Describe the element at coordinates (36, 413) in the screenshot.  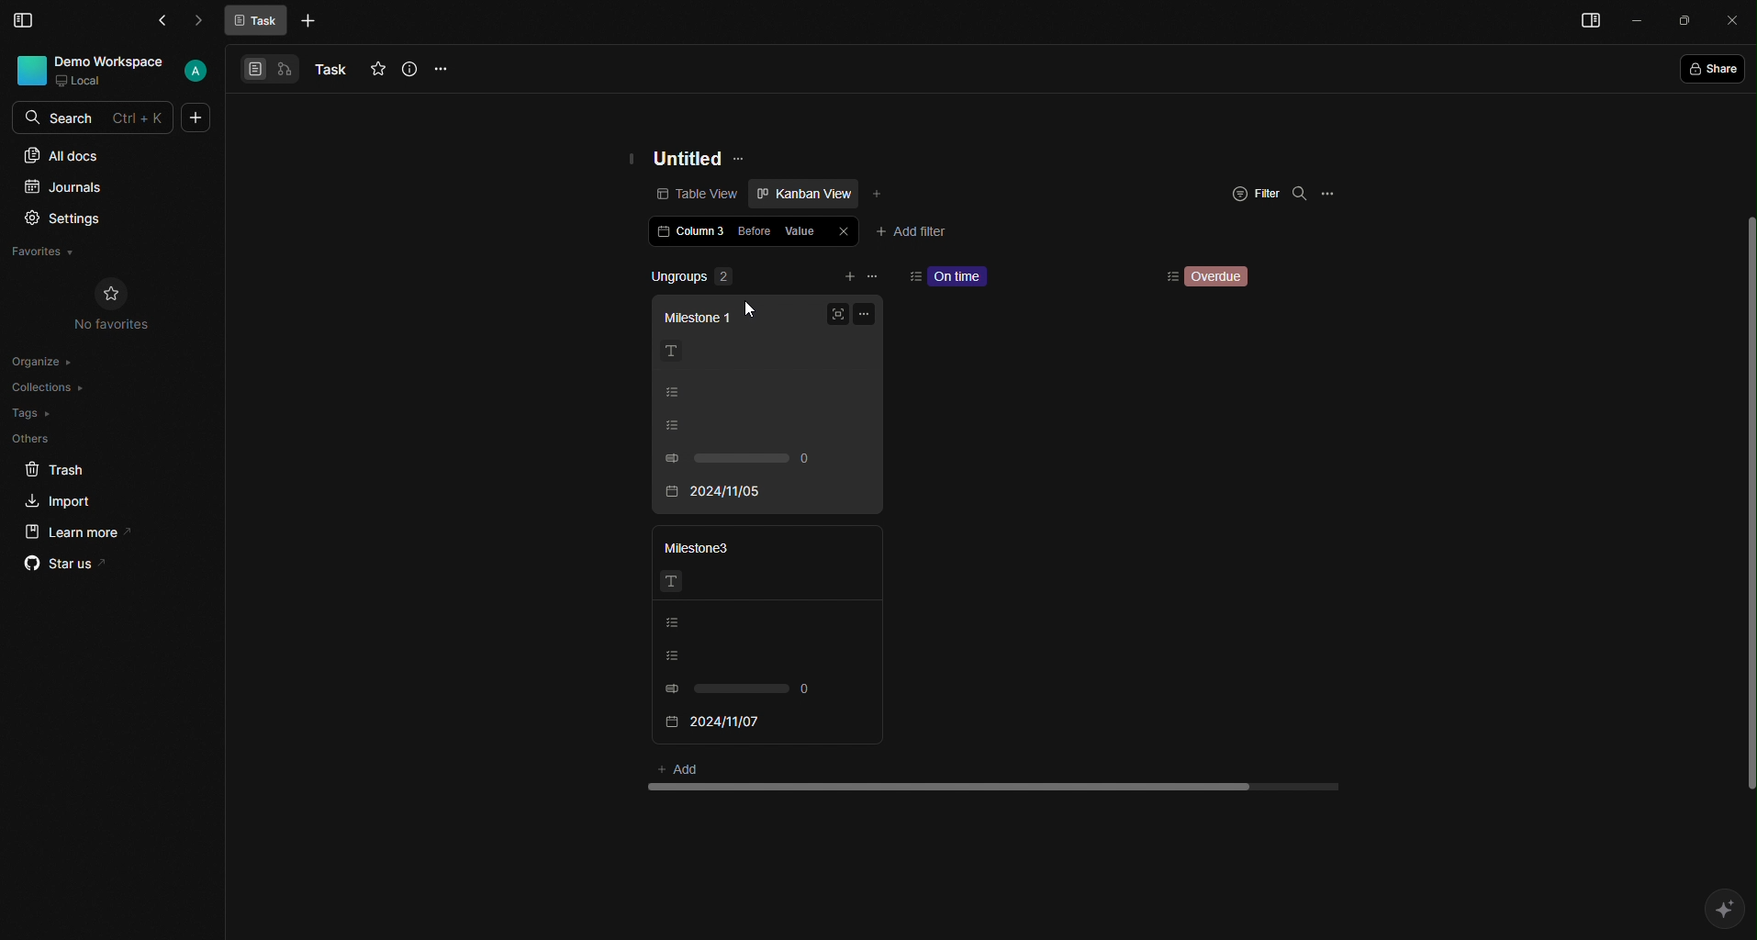
I see `Tags` at that location.